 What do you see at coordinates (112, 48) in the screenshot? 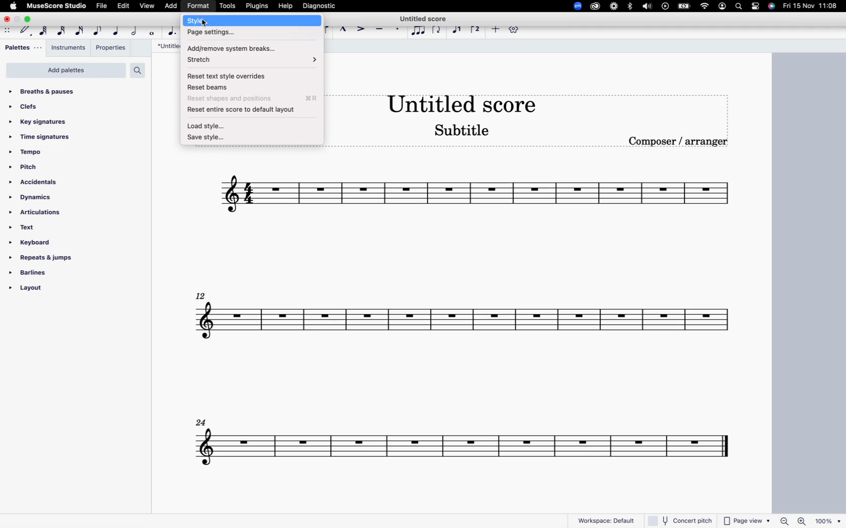
I see `properties` at bounding box center [112, 48].